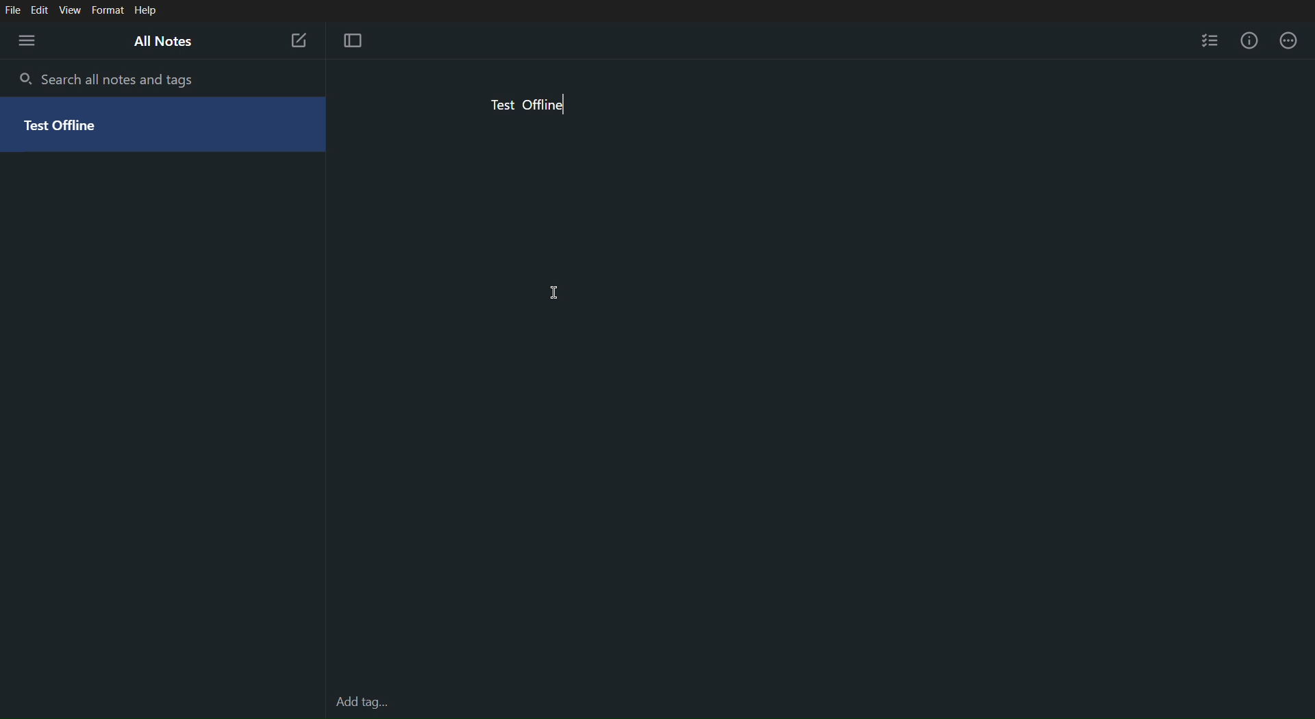 This screenshot has height=719, width=1315. I want to click on View, so click(72, 9).